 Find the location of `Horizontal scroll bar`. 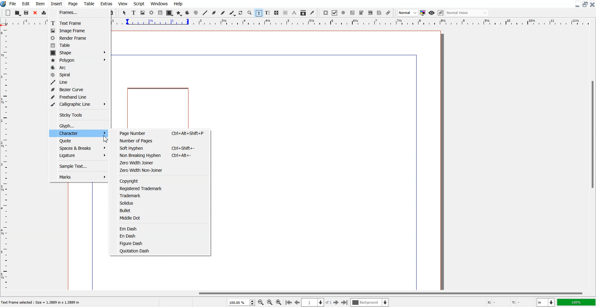

Horizontal scroll bar is located at coordinates (298, 293).